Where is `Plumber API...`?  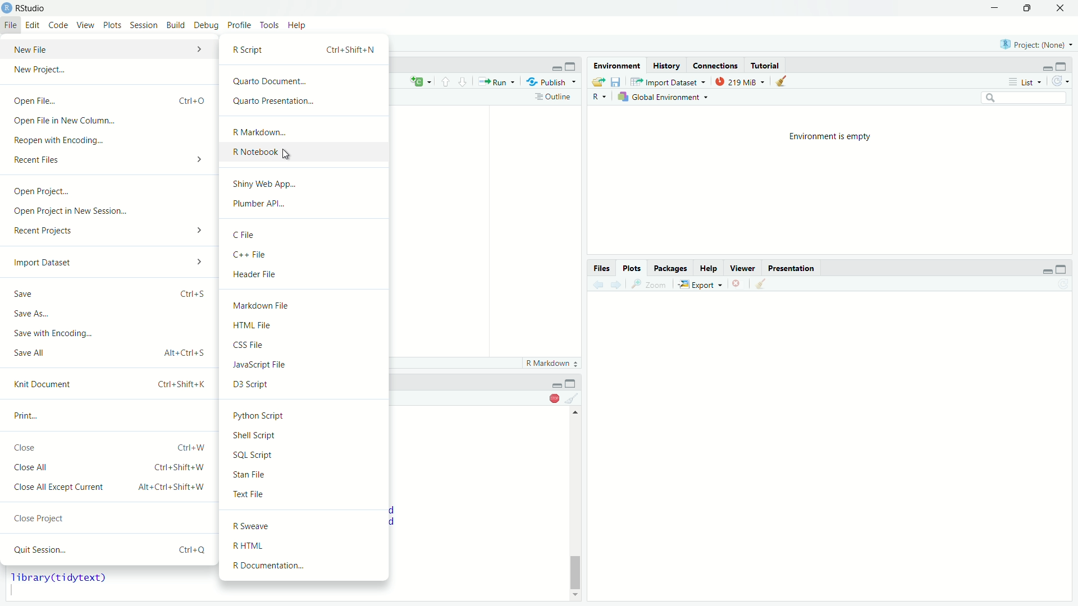
Plumber API... is located at coordinates (305, 203).